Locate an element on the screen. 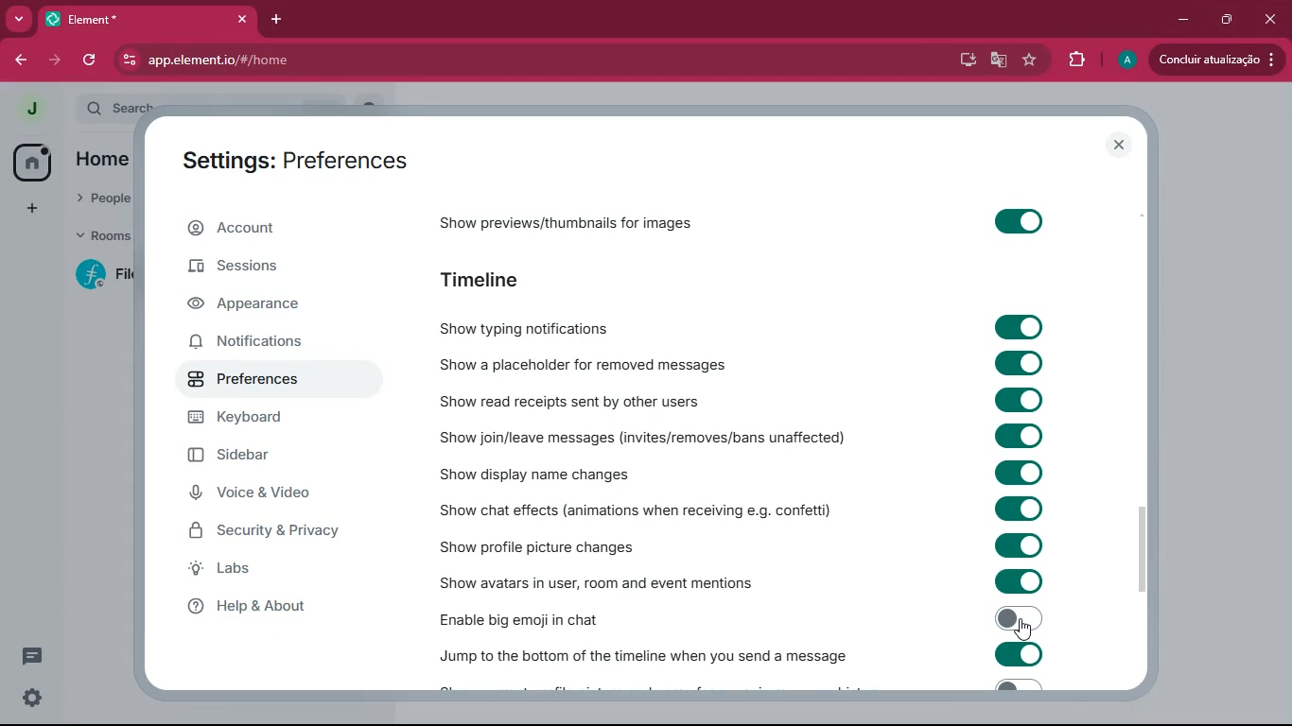 The width and height of the screenshot is (1292, 726). minimize is located at coordinates (1183, 17).